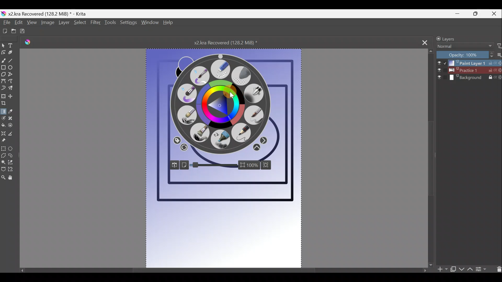  Describe the element at coordinates (3, 149) in the screenshot. I see `Rectangular selection tool` at that location.